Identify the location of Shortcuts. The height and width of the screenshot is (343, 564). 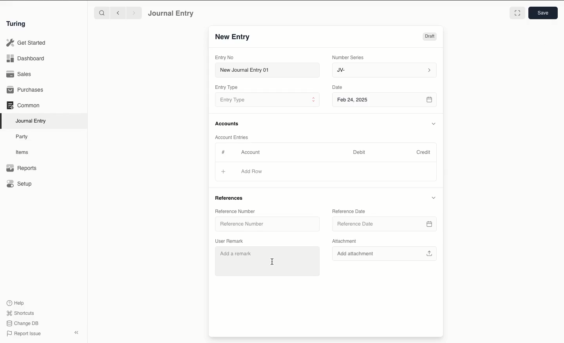
(22, 313).